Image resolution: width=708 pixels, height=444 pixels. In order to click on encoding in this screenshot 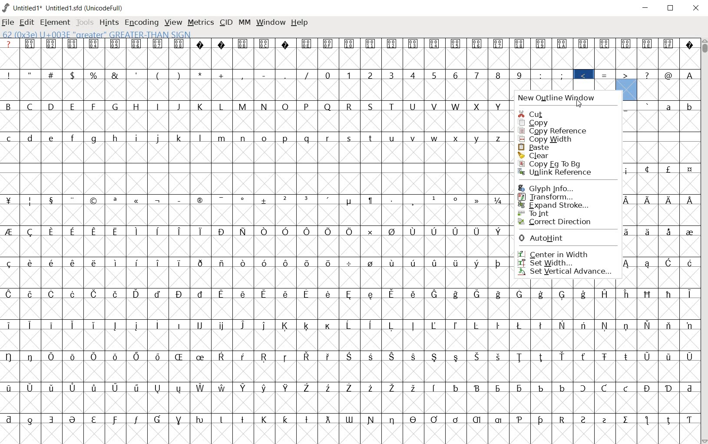, I will do `click(141, 23)`.